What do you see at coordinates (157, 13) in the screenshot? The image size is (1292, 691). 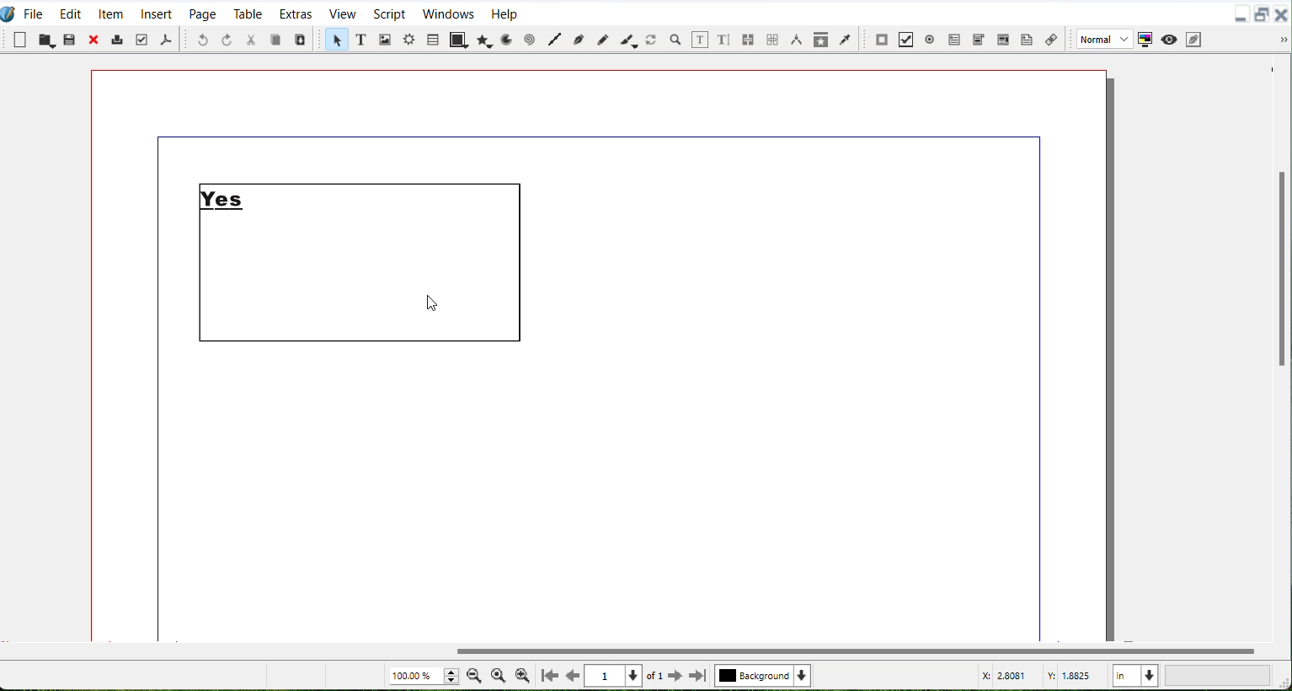 I see `Insert` at bounding box center [157, 13].